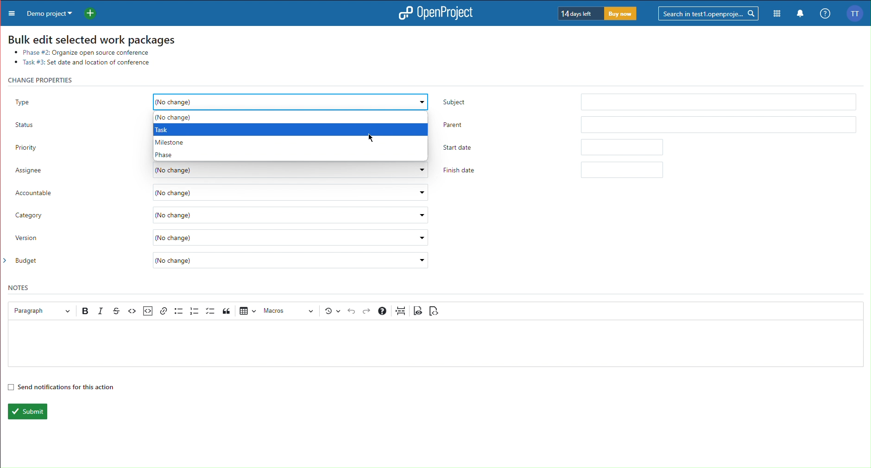 The width and height of the screenshot is (871, 468). I want to click on Milestone, so click(170, 142).